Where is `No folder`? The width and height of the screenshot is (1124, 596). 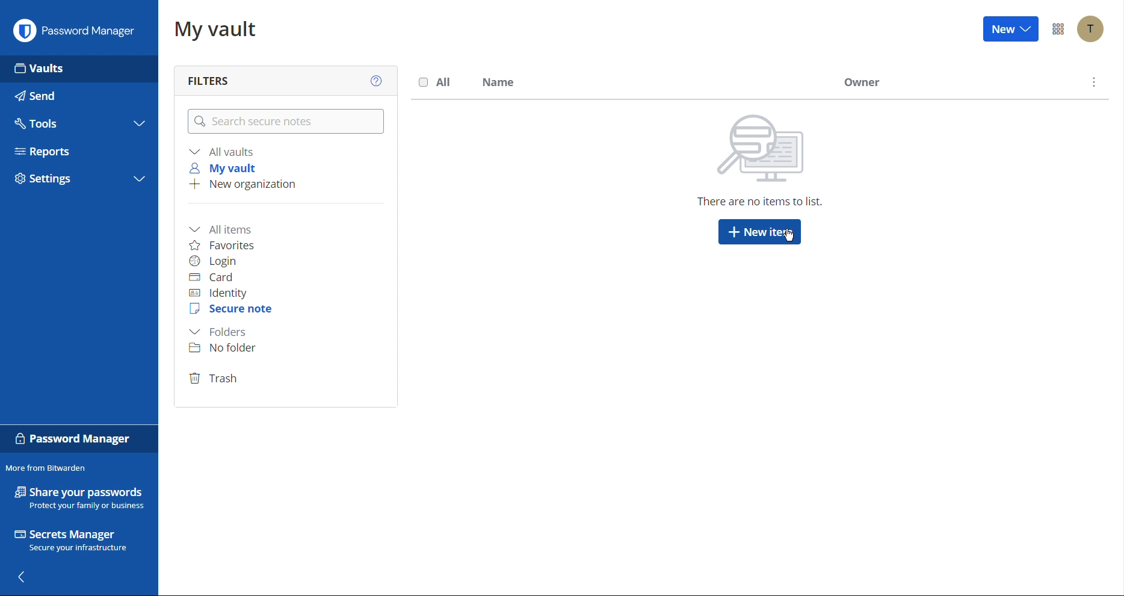
No folder is located at coordinates (221, 349).